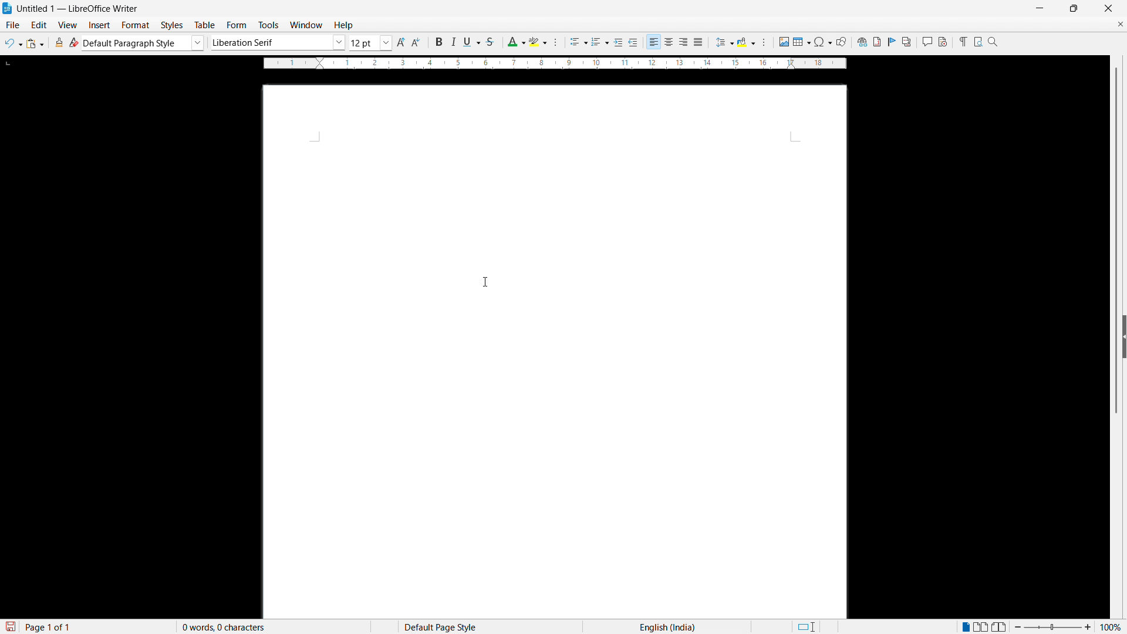 This screenshot has width=1127, height=634. What do you see at coordinates (371, 43) in the screenshot?
I see `Set font size ` at bounding box center [371, 43].